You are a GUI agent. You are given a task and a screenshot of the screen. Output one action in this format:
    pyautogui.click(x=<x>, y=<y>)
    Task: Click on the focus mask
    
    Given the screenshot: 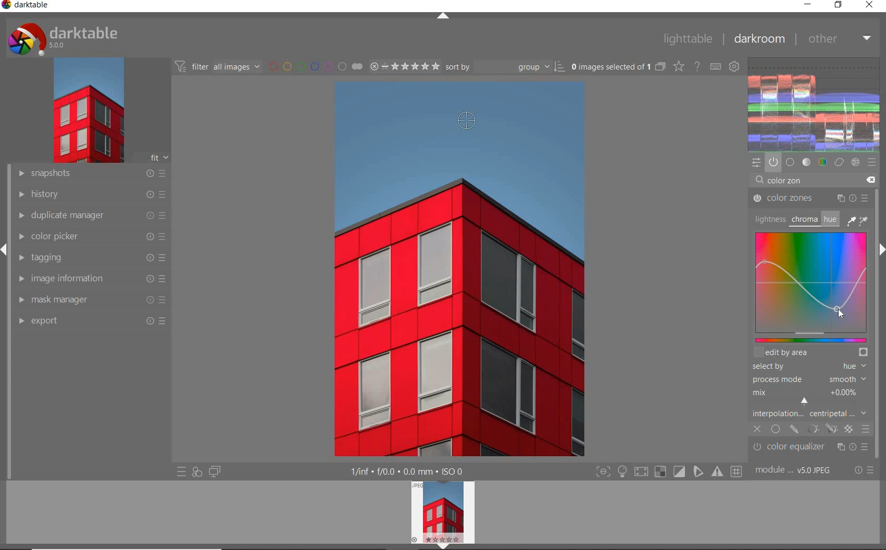 What is the action you would take?
    pyautogui.click(x=716, y=472)
    